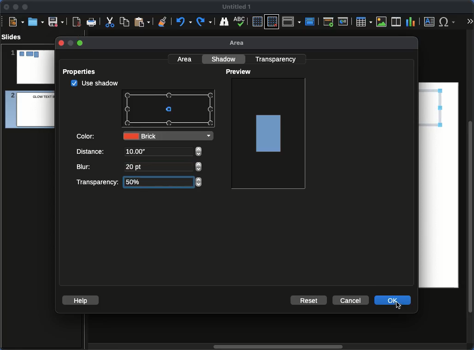 The width and height of the screenshot is (474, 350). What do you see at coordinates (142, 21) in the screenshot?
I see `Paste` at bounding box center [142, 21].